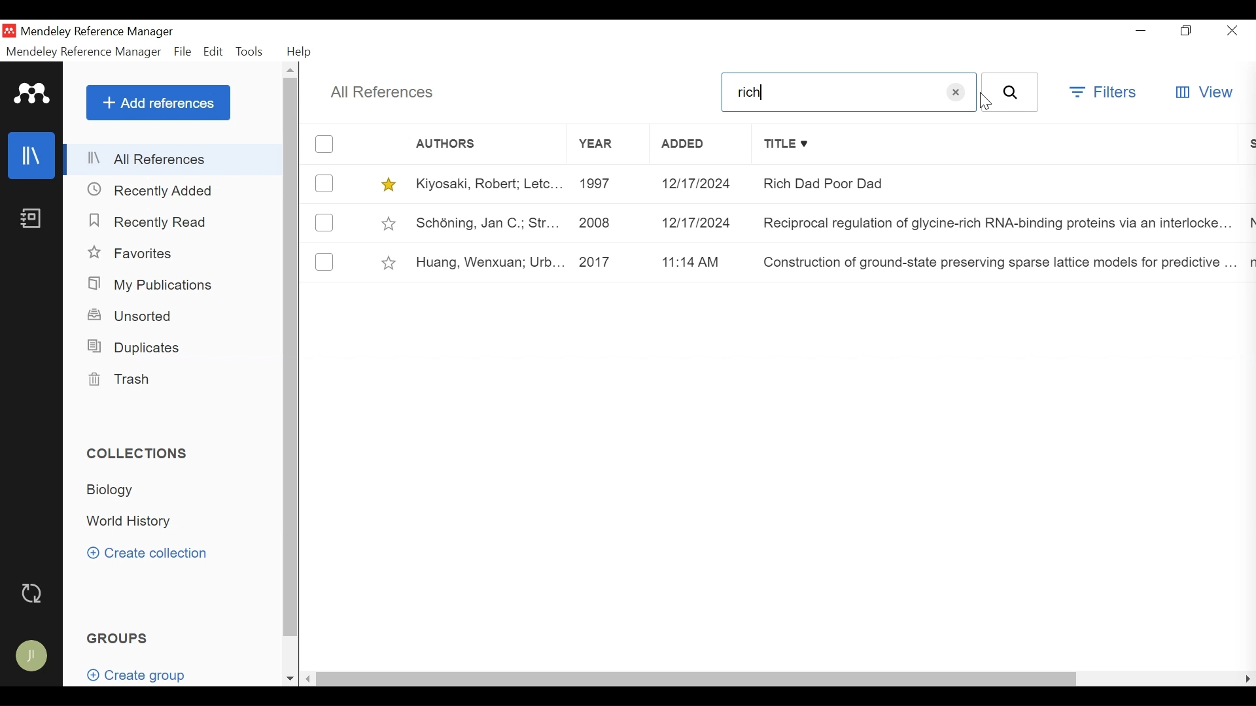 This screenshot has height=706, width=1256. What do you see at coordinates (10, 31) in the screenshot?
I see `Mendeley Desktop Icon` at bounding box center [10, 31].